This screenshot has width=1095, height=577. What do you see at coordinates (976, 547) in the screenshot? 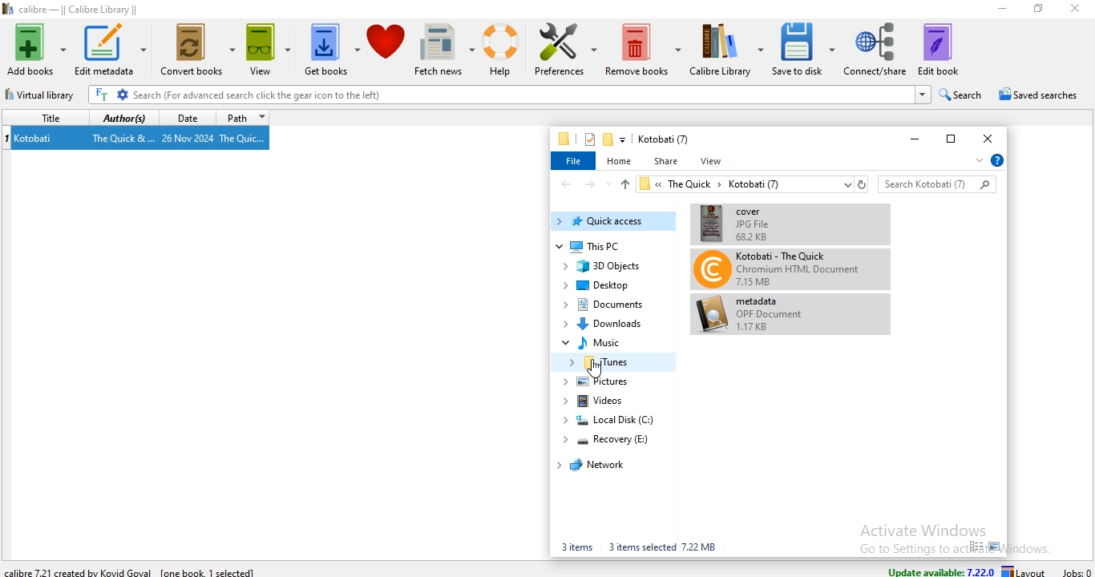
I see `small icon view` at bounding box center [976, 547].